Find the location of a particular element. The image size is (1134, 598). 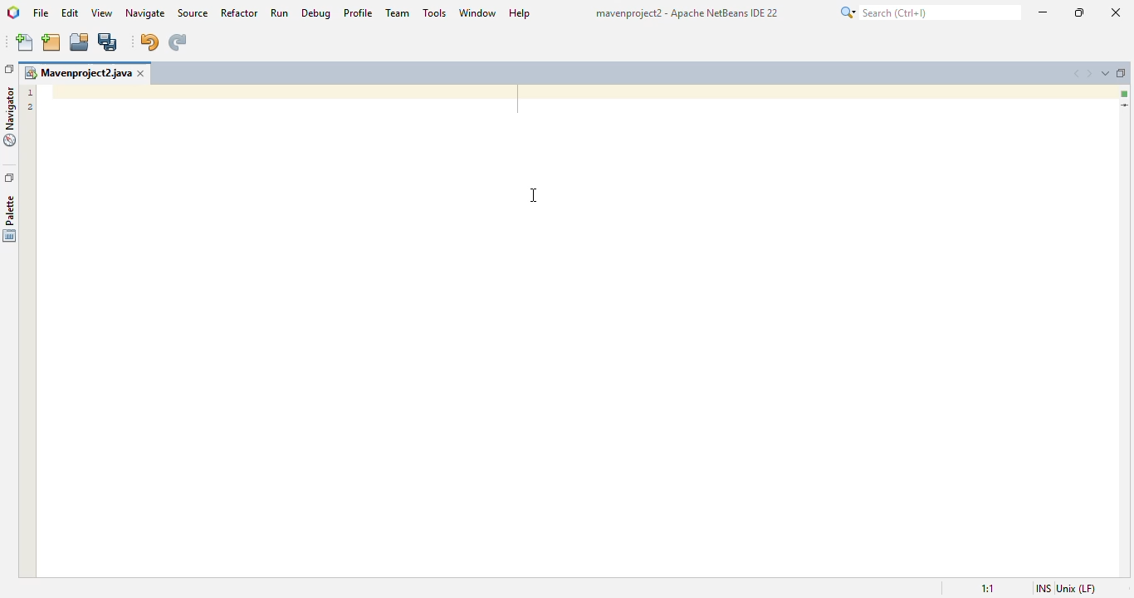

cursor is located at coordinates (533, 195).